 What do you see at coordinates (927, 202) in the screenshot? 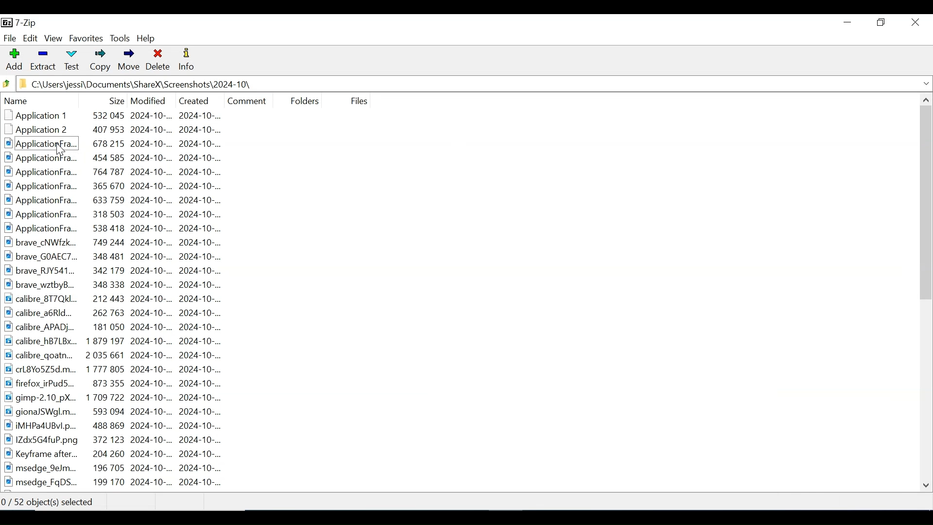
I see `Vertical Scroll bar` at bounding box center [927, 202].